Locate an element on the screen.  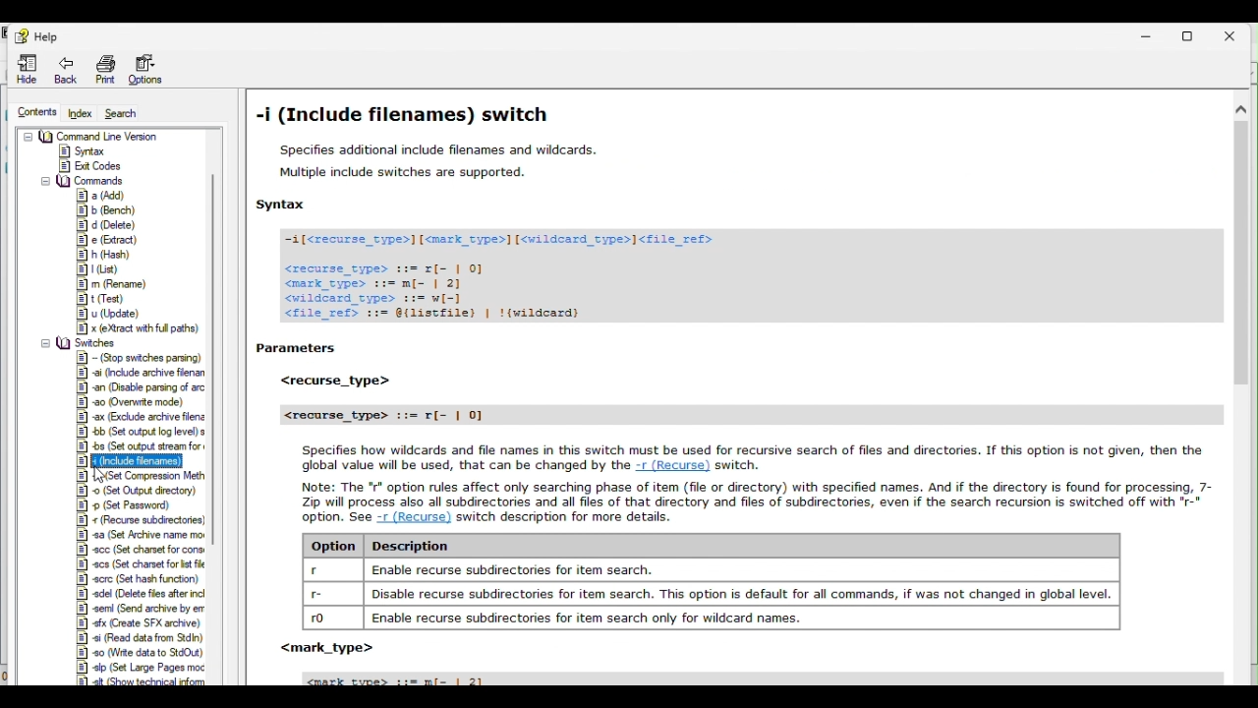
Bench is located at coordinates (105, 211).